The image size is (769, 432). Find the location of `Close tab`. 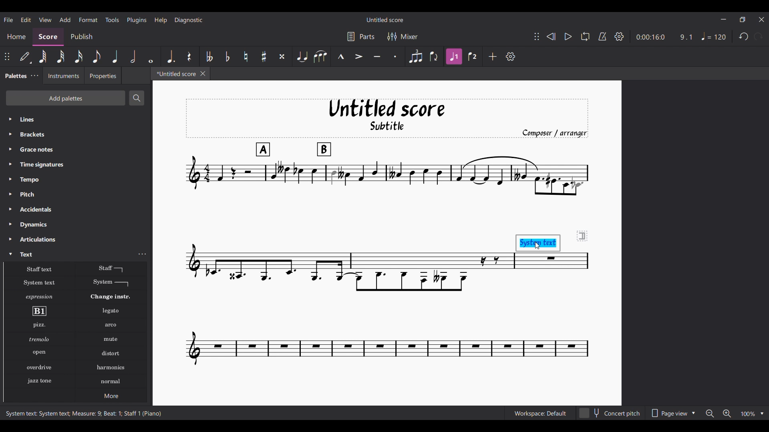

Close tab is located at coordinates (203, 74).